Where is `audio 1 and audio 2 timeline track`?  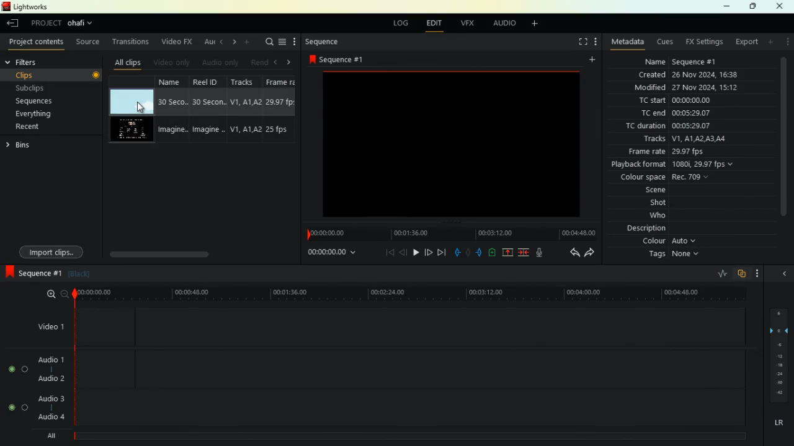
audio 1 and audio 2 timeline track is located at coordinates (416, 371).